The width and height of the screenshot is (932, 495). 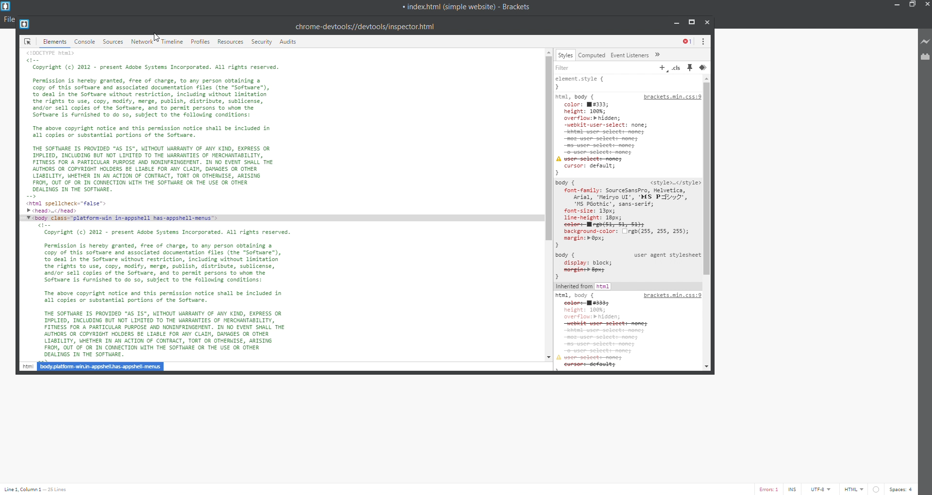 What do you see at coordinates (289, 41) in the screenshot?
I see `audits` at bounding box center [289, 41].